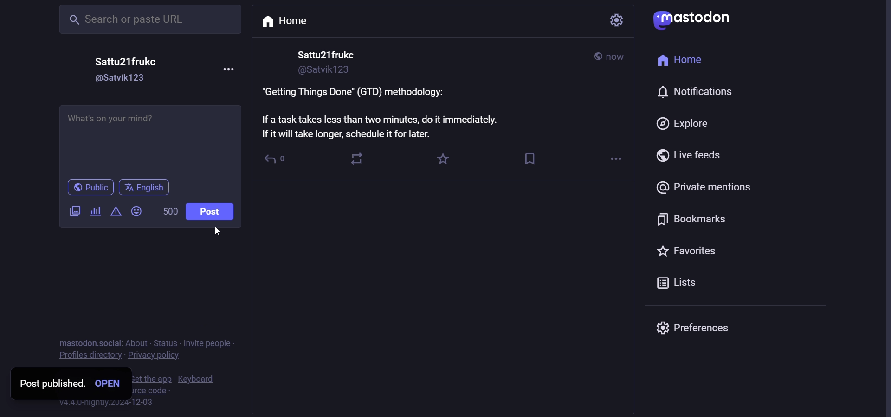 The height and width of the screenshot is (417, 891). Describe the element at coordinates (141, 131) in the screenshot. I see `life hack` at that location.